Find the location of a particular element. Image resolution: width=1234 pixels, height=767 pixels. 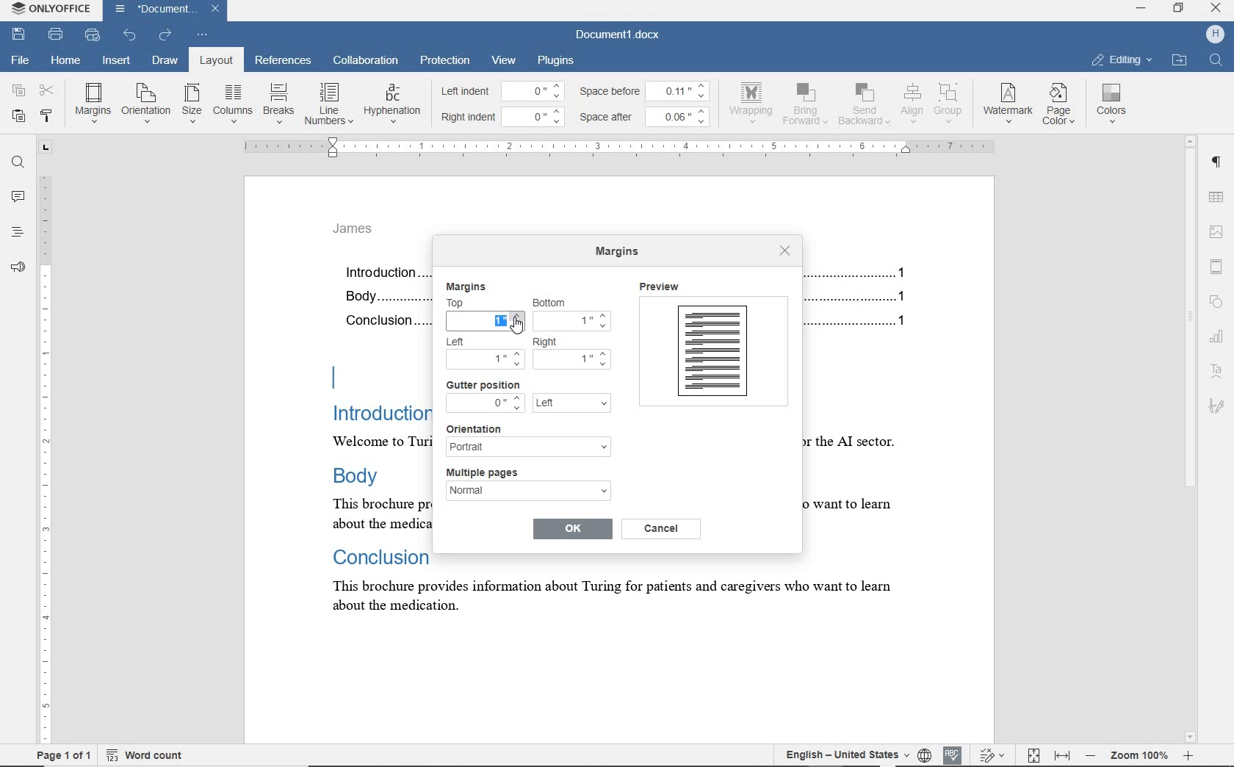

line numbers is located at coordinates (328, 104).